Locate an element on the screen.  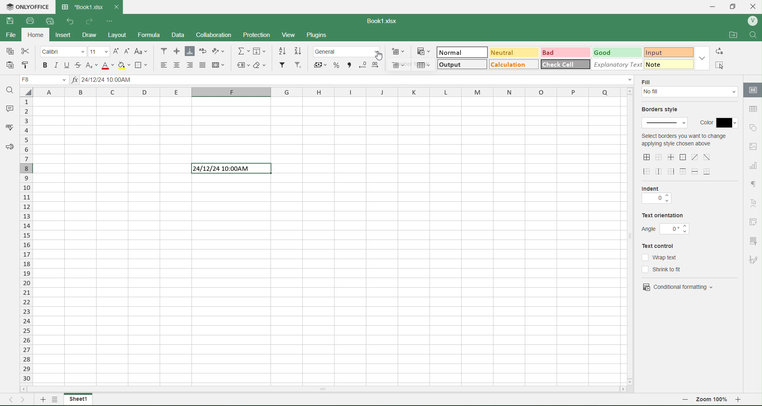
Underline is located at coordinates (66, 65).